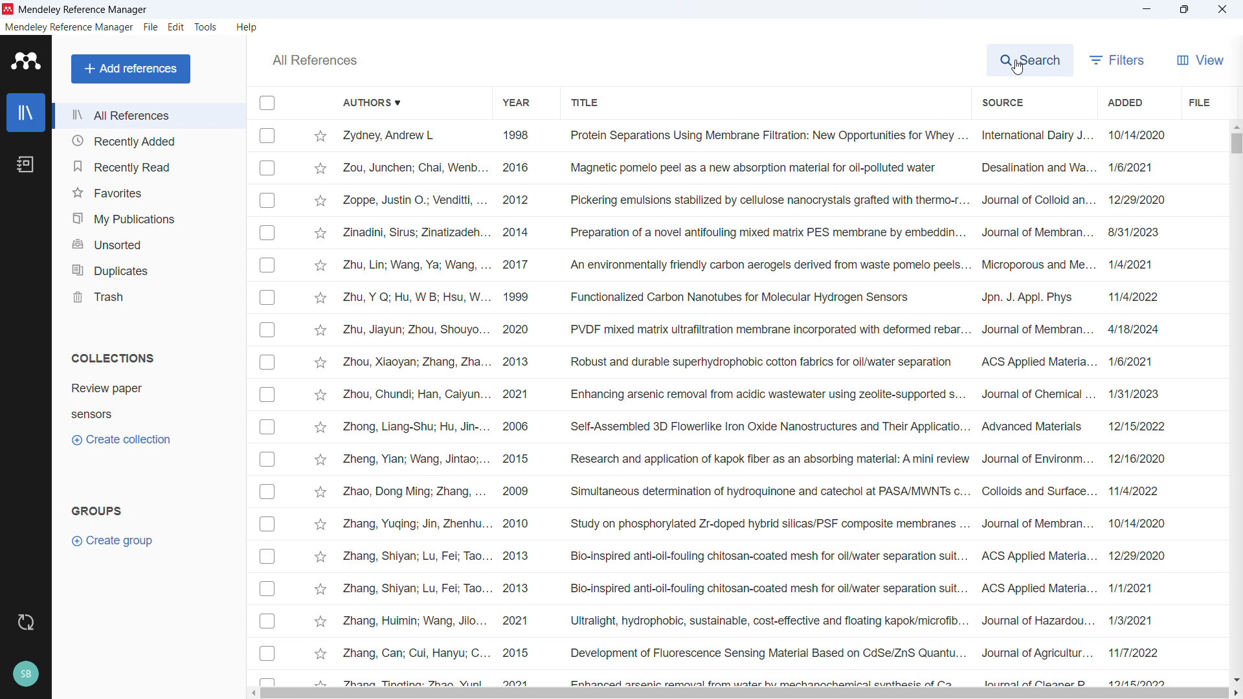  Describe the element at coordinates (516, 103) in the screenshot. I see `Sort by year ` at that location.